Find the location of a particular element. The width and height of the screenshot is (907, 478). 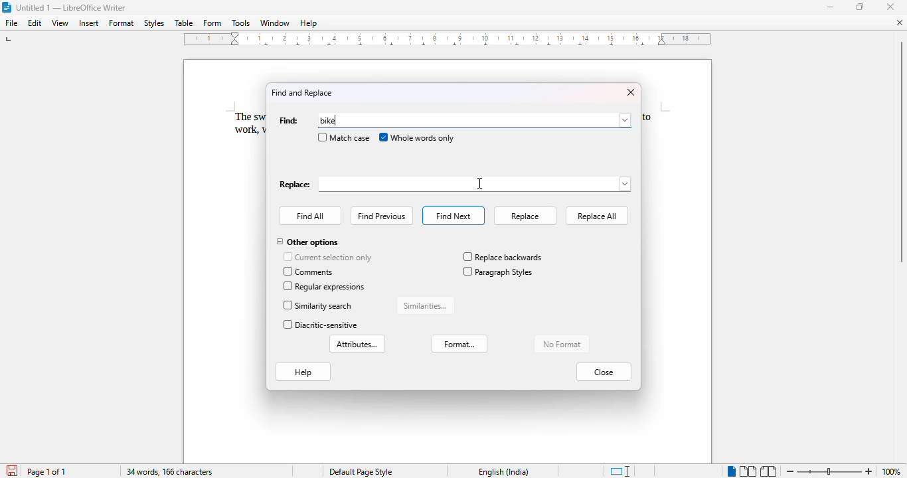

browse is located at coordinates (625, 120).